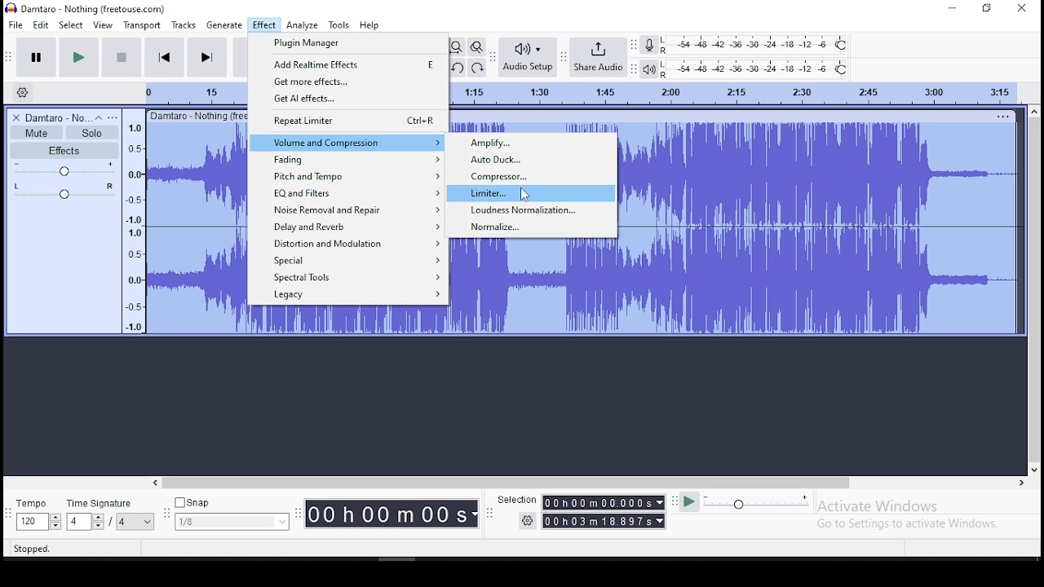 The height and width of the screenshot is (587, 1044). I want to click on cursor, so click(524, 193).